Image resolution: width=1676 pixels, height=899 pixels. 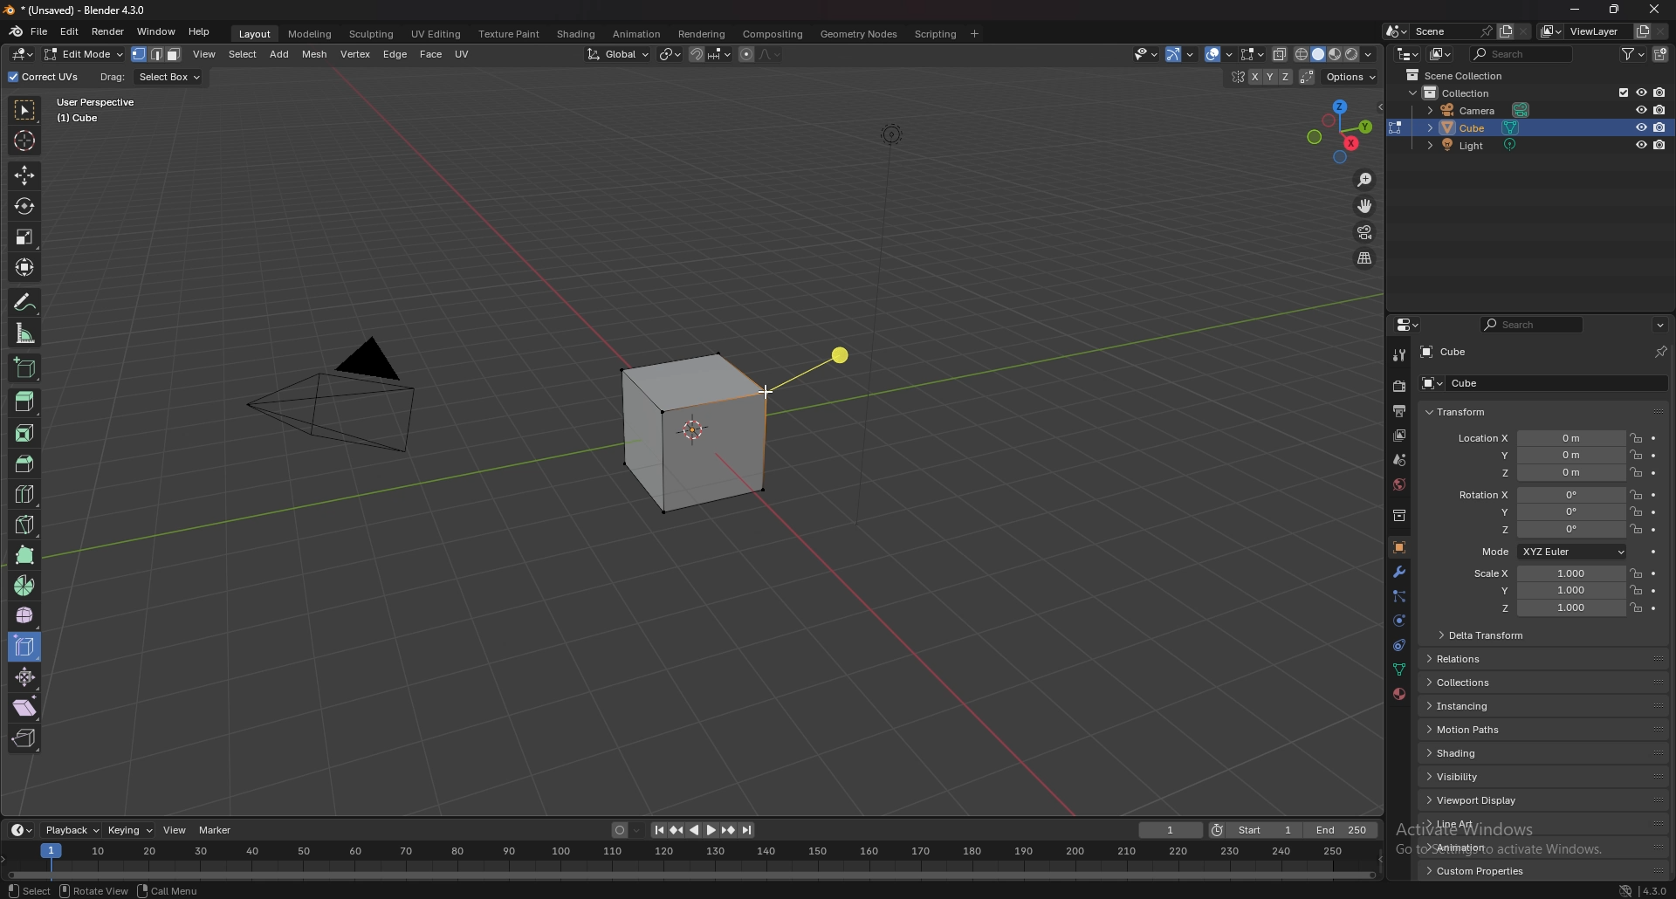 What do you see at coordinates (256, 34) in the screenshot?
I see `layout` at bounding box center [256, 34].